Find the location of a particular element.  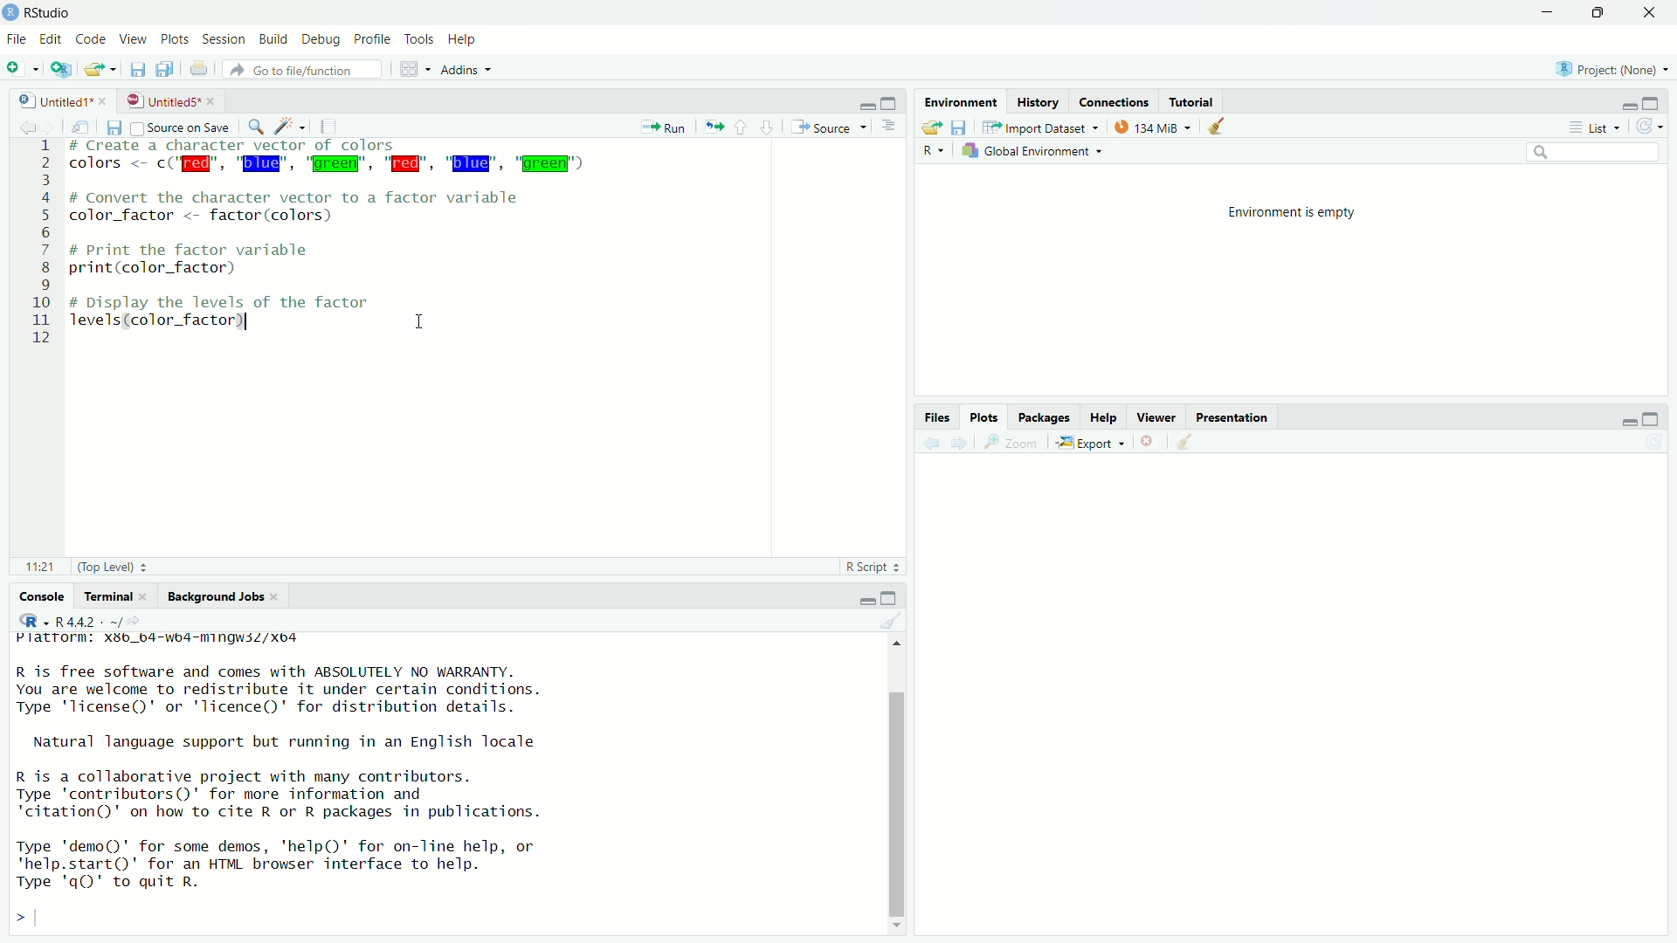

Help is located at coordinates (1103, 418).